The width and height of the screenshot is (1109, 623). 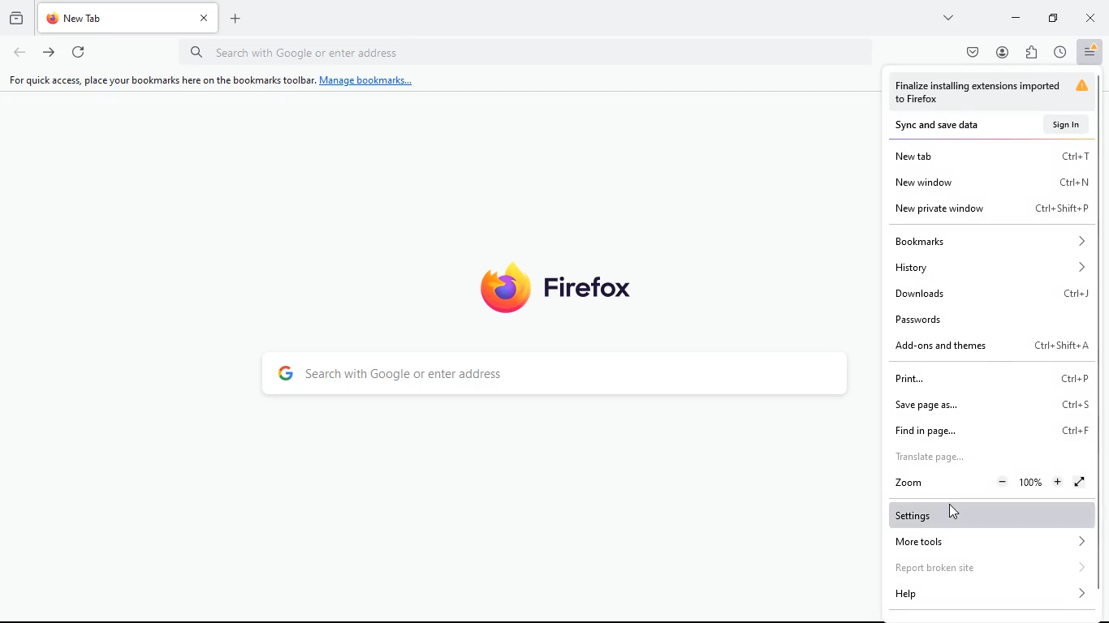 What do you see at coordinates (1016, 17) in the screenshot?
I see `minimize` at bounding box center [1016, 17].